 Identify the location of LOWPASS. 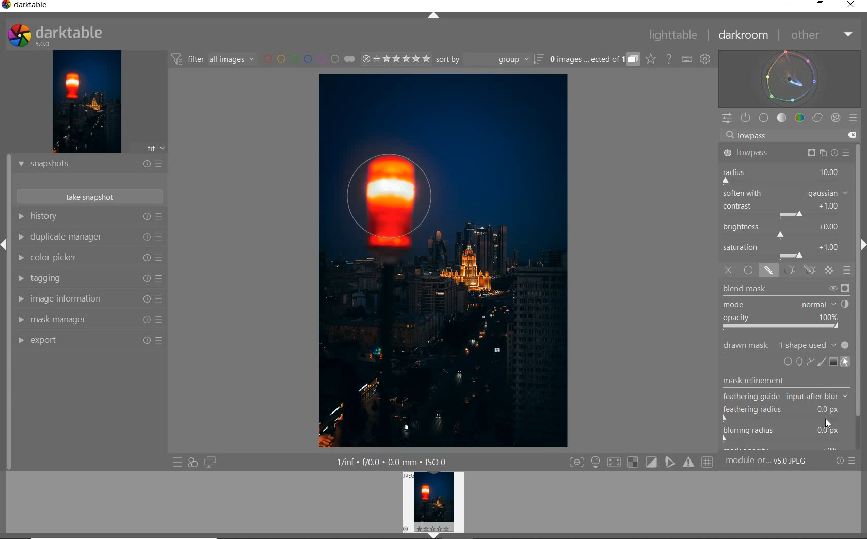
(784, 153).